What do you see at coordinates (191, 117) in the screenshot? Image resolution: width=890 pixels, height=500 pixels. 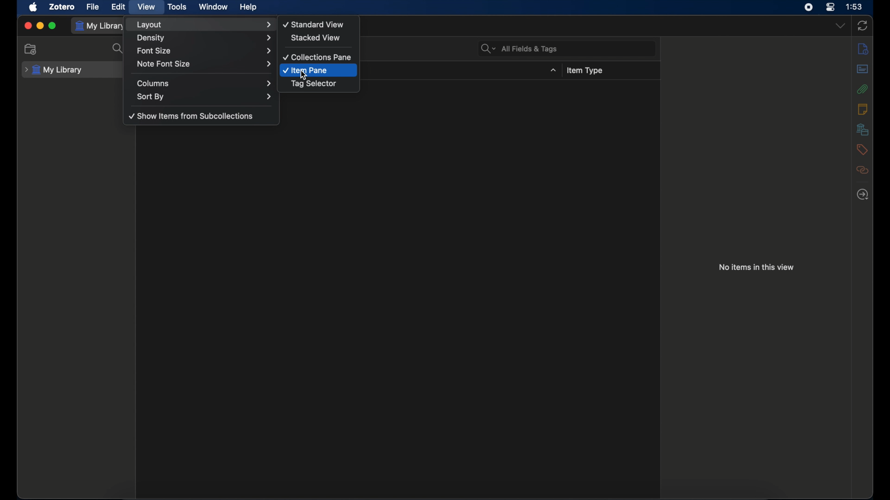 I see `show items from sub collections` at bounding box center [191, 117].